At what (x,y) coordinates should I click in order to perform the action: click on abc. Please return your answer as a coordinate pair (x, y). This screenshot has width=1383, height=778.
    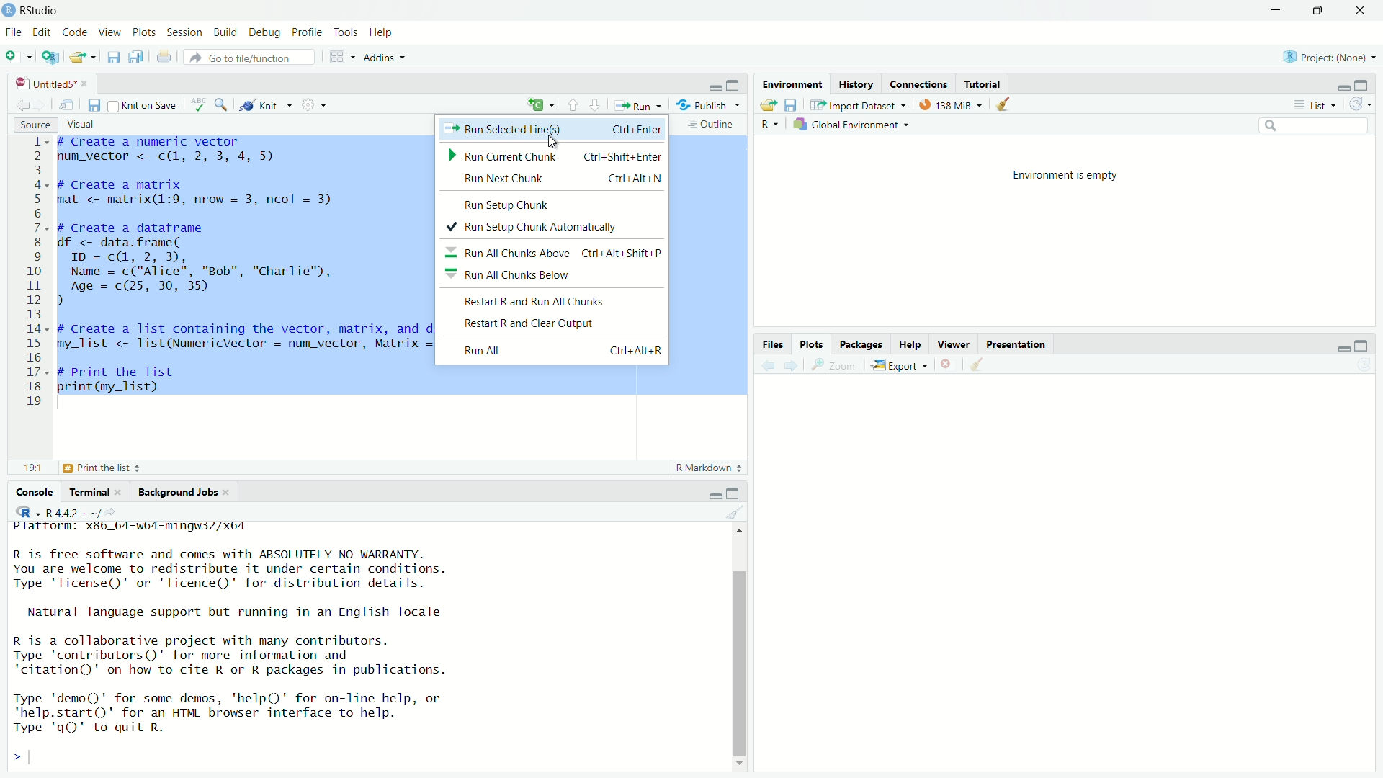
    Looking at the image, I should click on (201, 104).